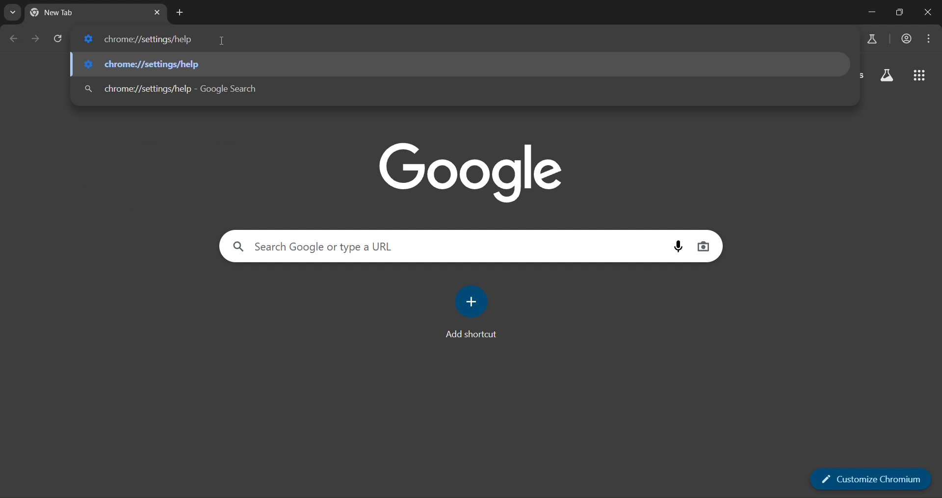 The image size is (942, 498). What do you see at coordinates (180, 12) in the screenshot?
I see `new tab` at bounding box center [180, 12].